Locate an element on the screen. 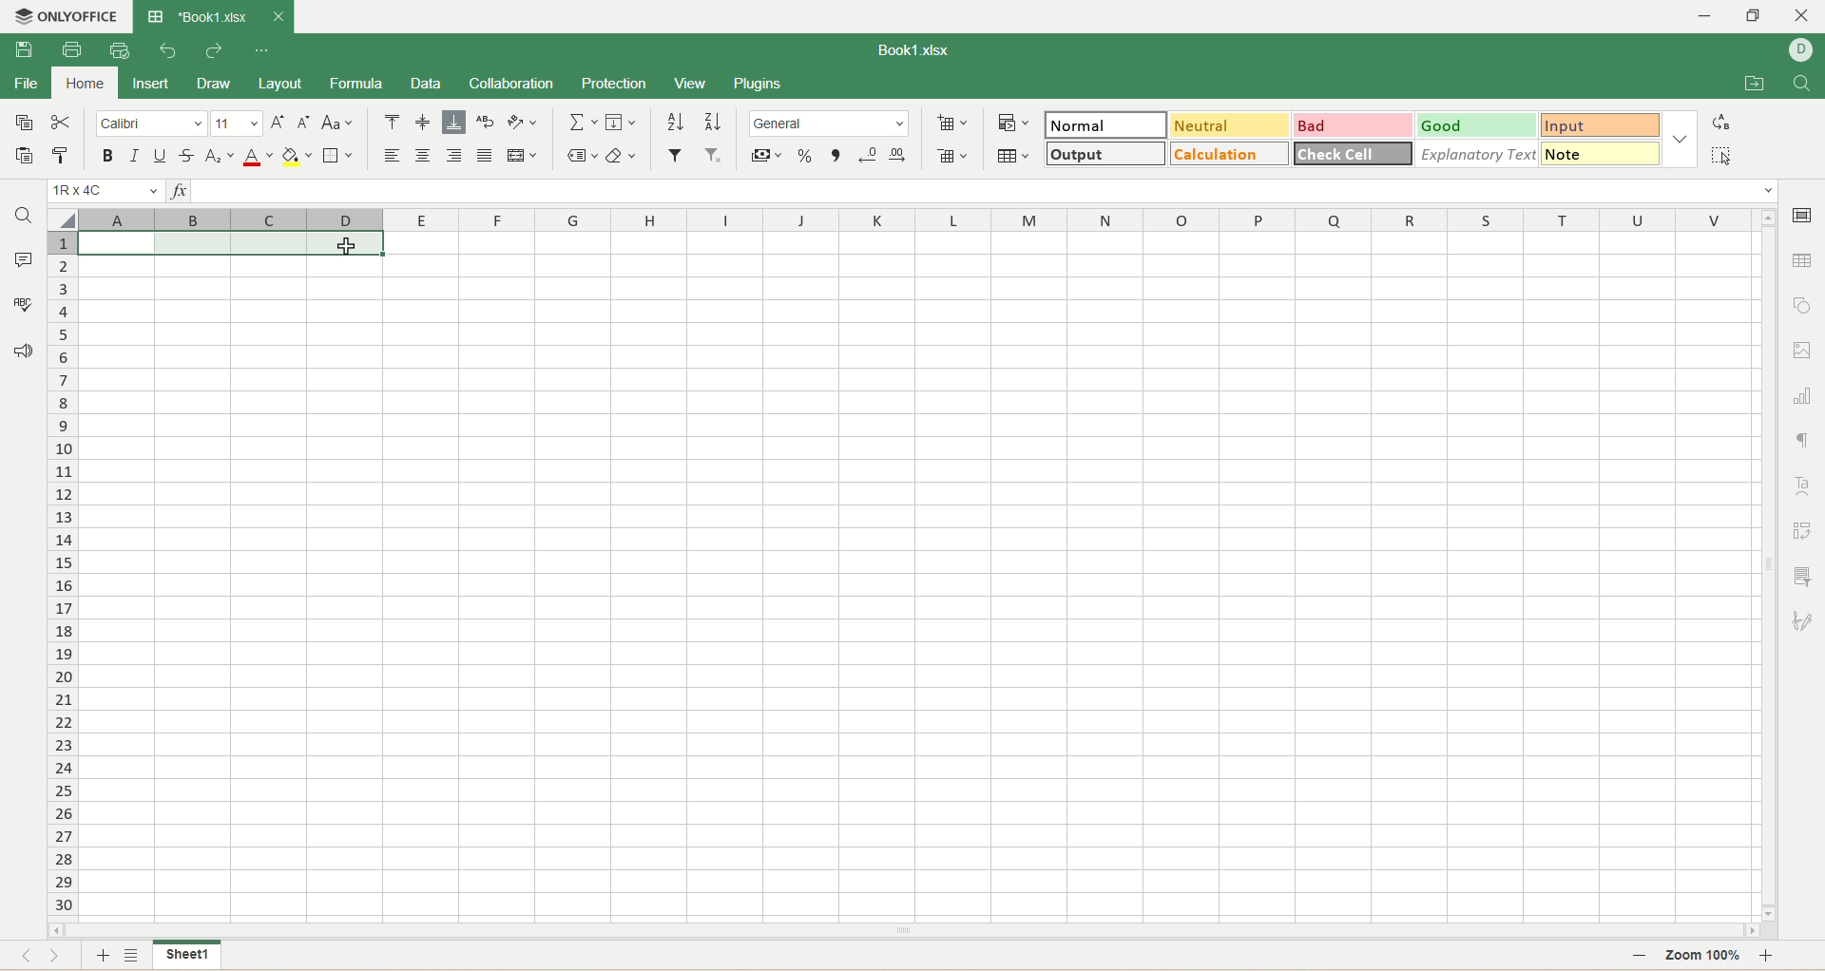 Image resolution: width=1825 pixels, height=971 pixels. table is located at coordinates (1802, 258).